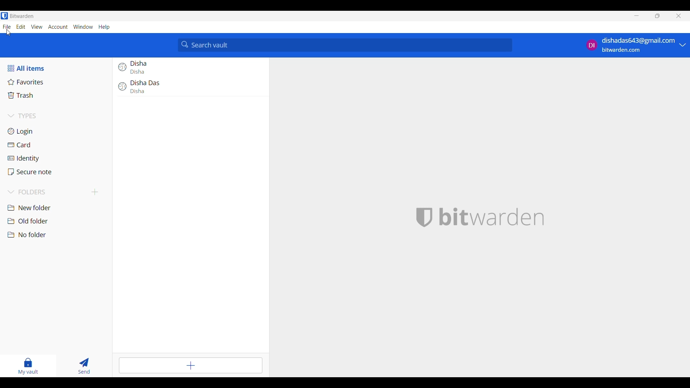 This screenshot has width=690, height=388. Describe the element at coordinates (83, 27) in the screenshot. I see `Window menu` at that location.